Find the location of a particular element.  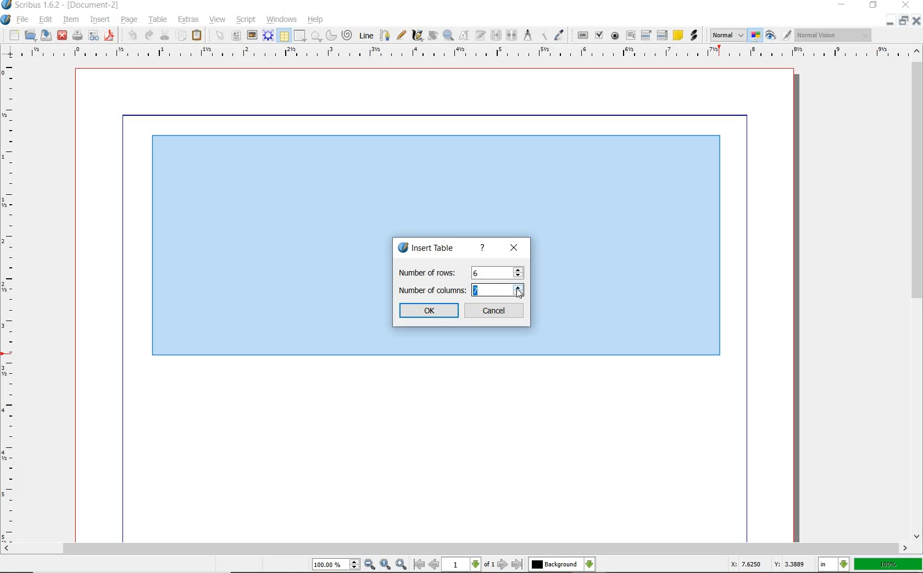

extras is located at coordinates (187, 20).